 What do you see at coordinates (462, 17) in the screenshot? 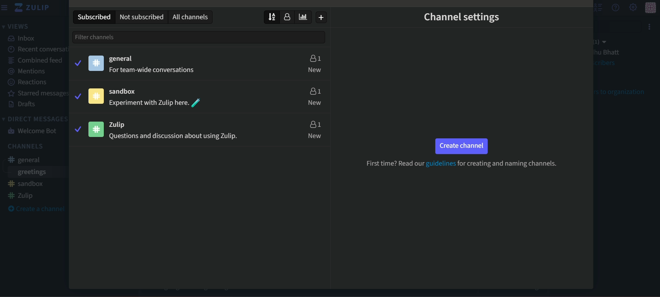
I see `channel settings` at bounding box center [462, 17].